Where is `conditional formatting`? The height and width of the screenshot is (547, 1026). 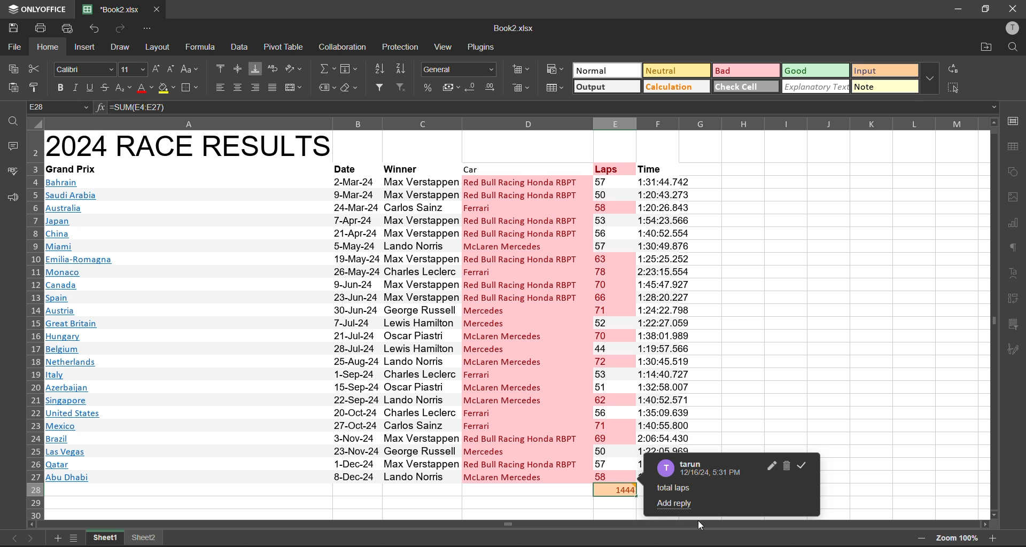 conditional formatting is located at coordinates (555, 72).